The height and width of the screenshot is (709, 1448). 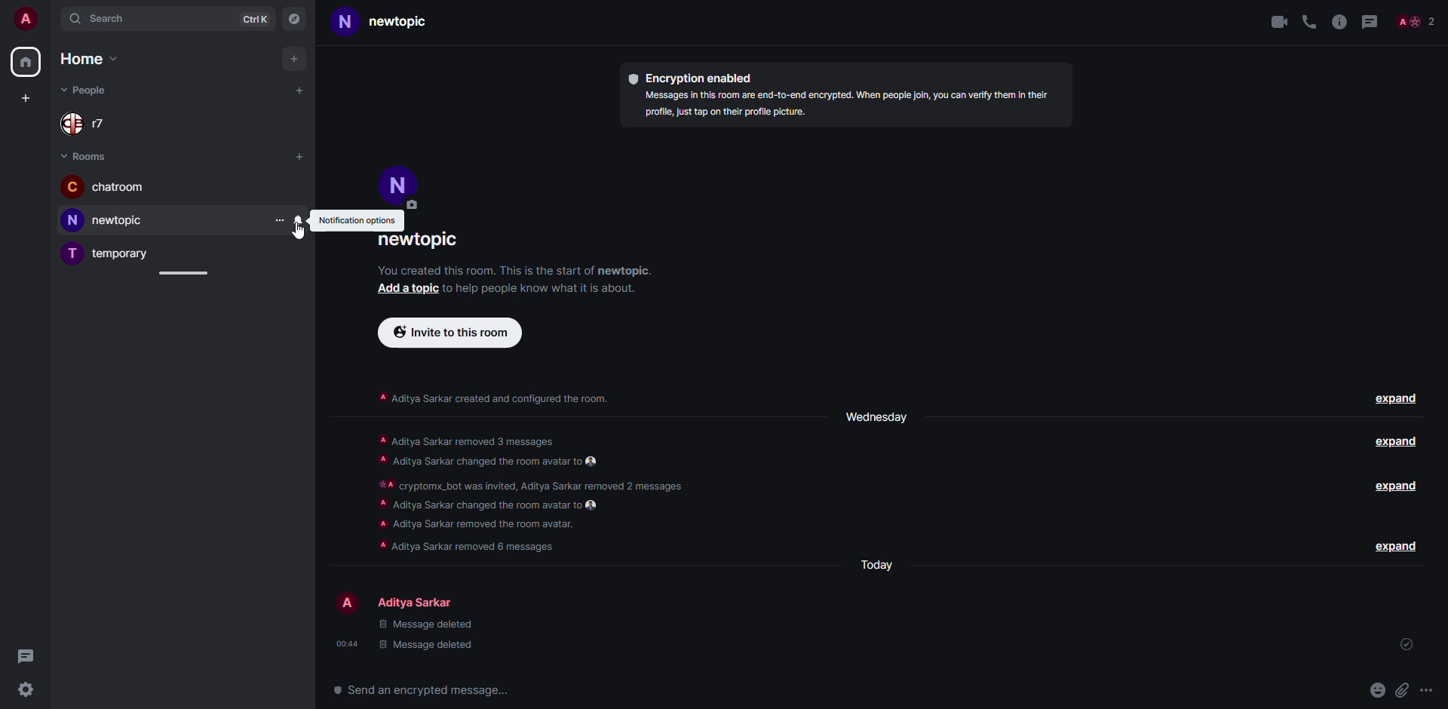 What do you see at coordinates (24, 97) in the screenshot?
I see `add` at bounding box center [24, 97].